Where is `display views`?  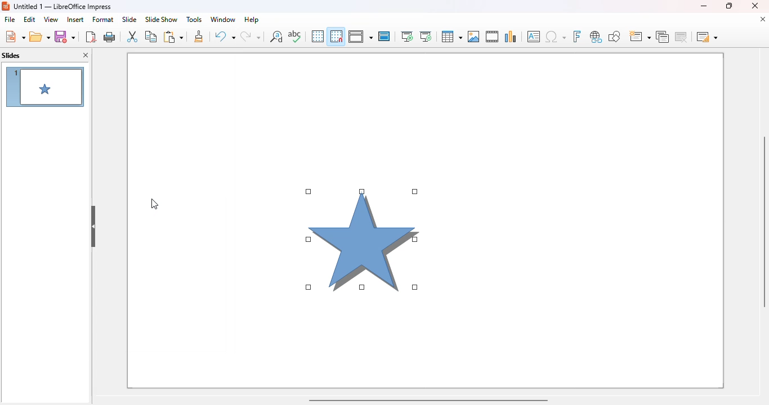
display views is located at coordinates (360, 37).